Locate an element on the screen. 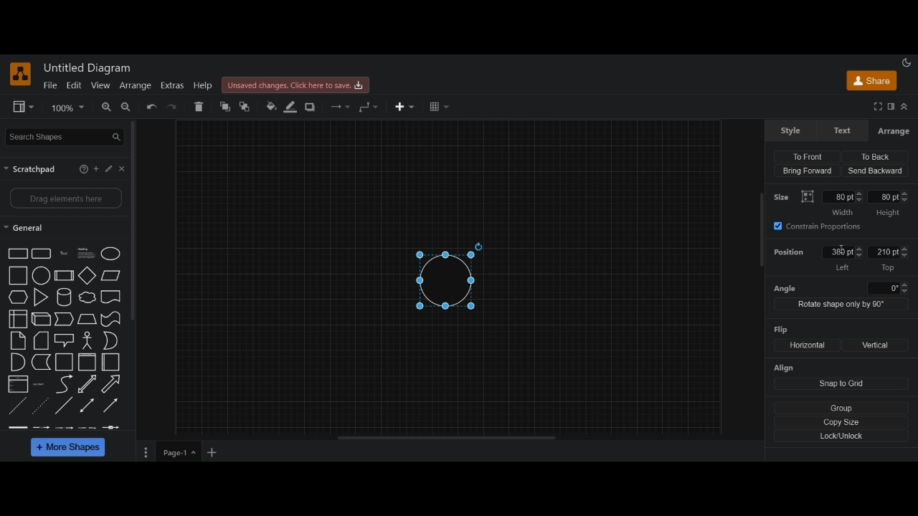 This screenshot has width=918, height=516. Man shape is located at coordinates (87, 341).